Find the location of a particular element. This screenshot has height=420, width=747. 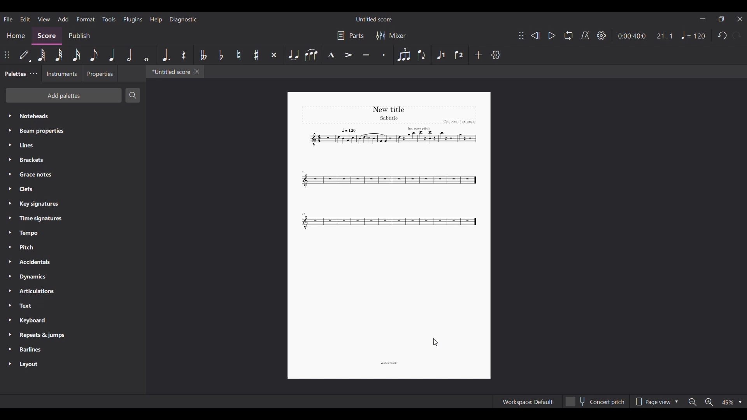

Toggle natural is located at coordinates (239, 55).